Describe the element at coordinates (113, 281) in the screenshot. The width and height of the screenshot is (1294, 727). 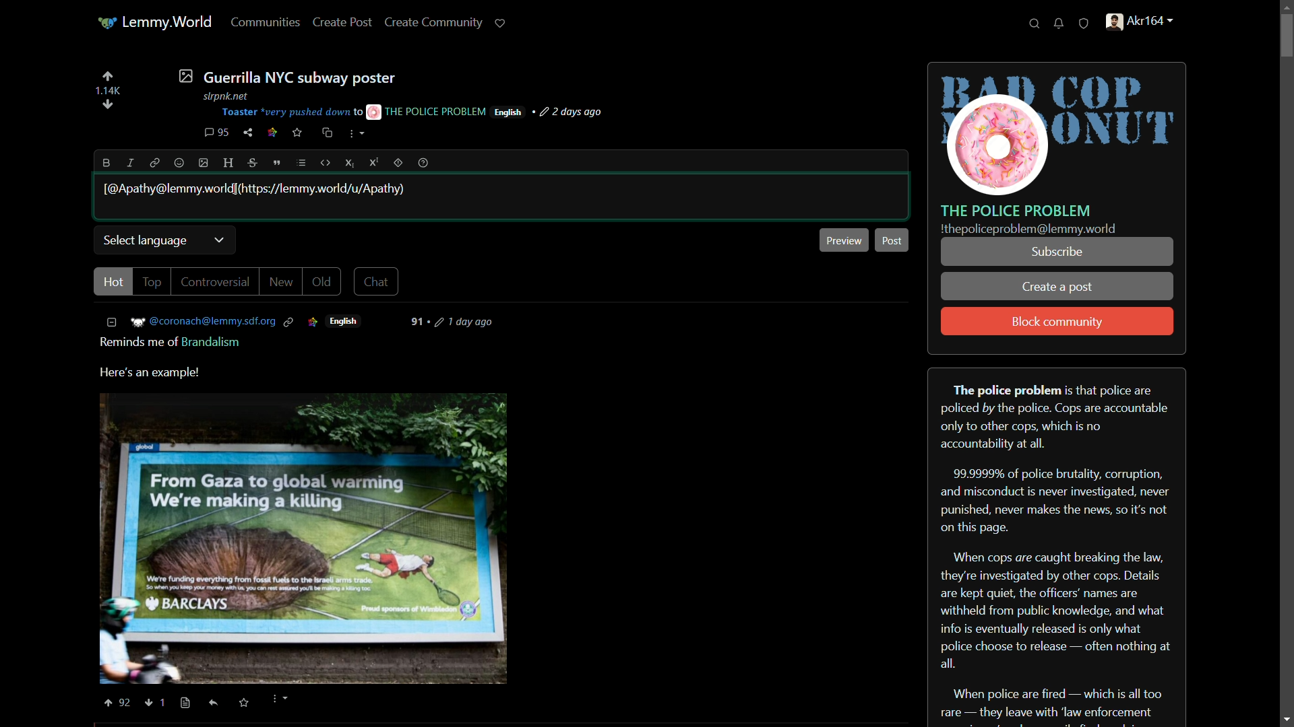
I see `Hot` at that location.